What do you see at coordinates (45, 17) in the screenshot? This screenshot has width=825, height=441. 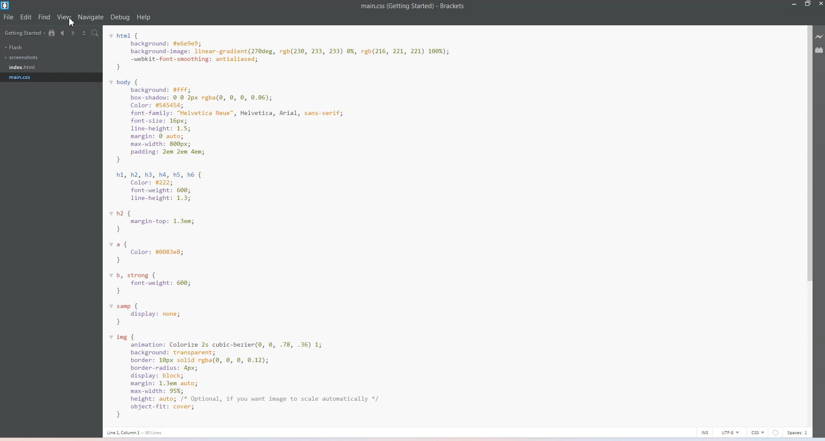 I see `Find` at bounding box center [45, 17].